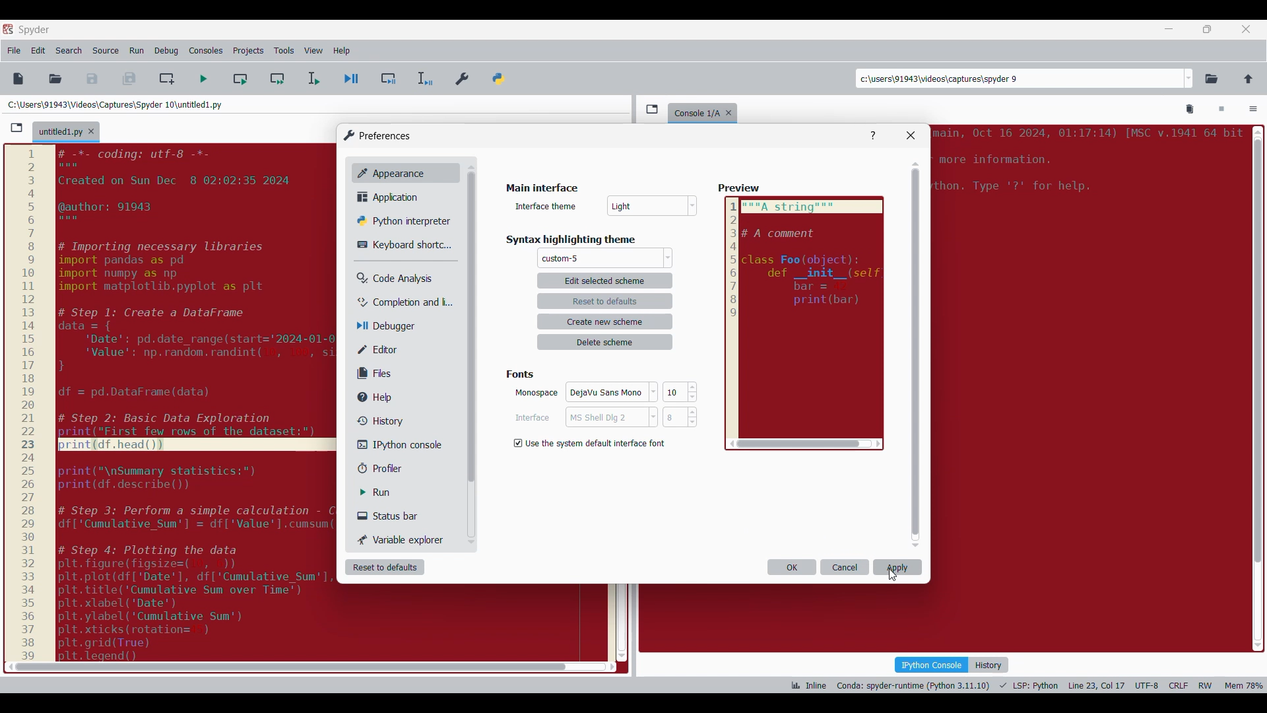 The width and height of the screenshot is (1267, 713). Describe the element at coordinates (424, 79) in the screenshot. I see `Debug selection/current line` at that location.